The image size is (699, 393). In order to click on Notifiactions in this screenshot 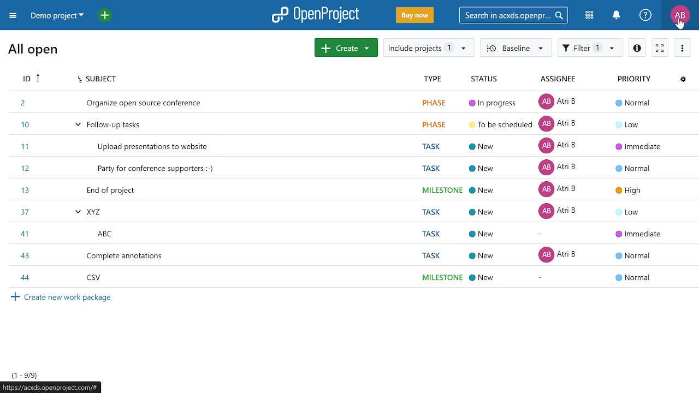, I will do `click(619, 16)`.